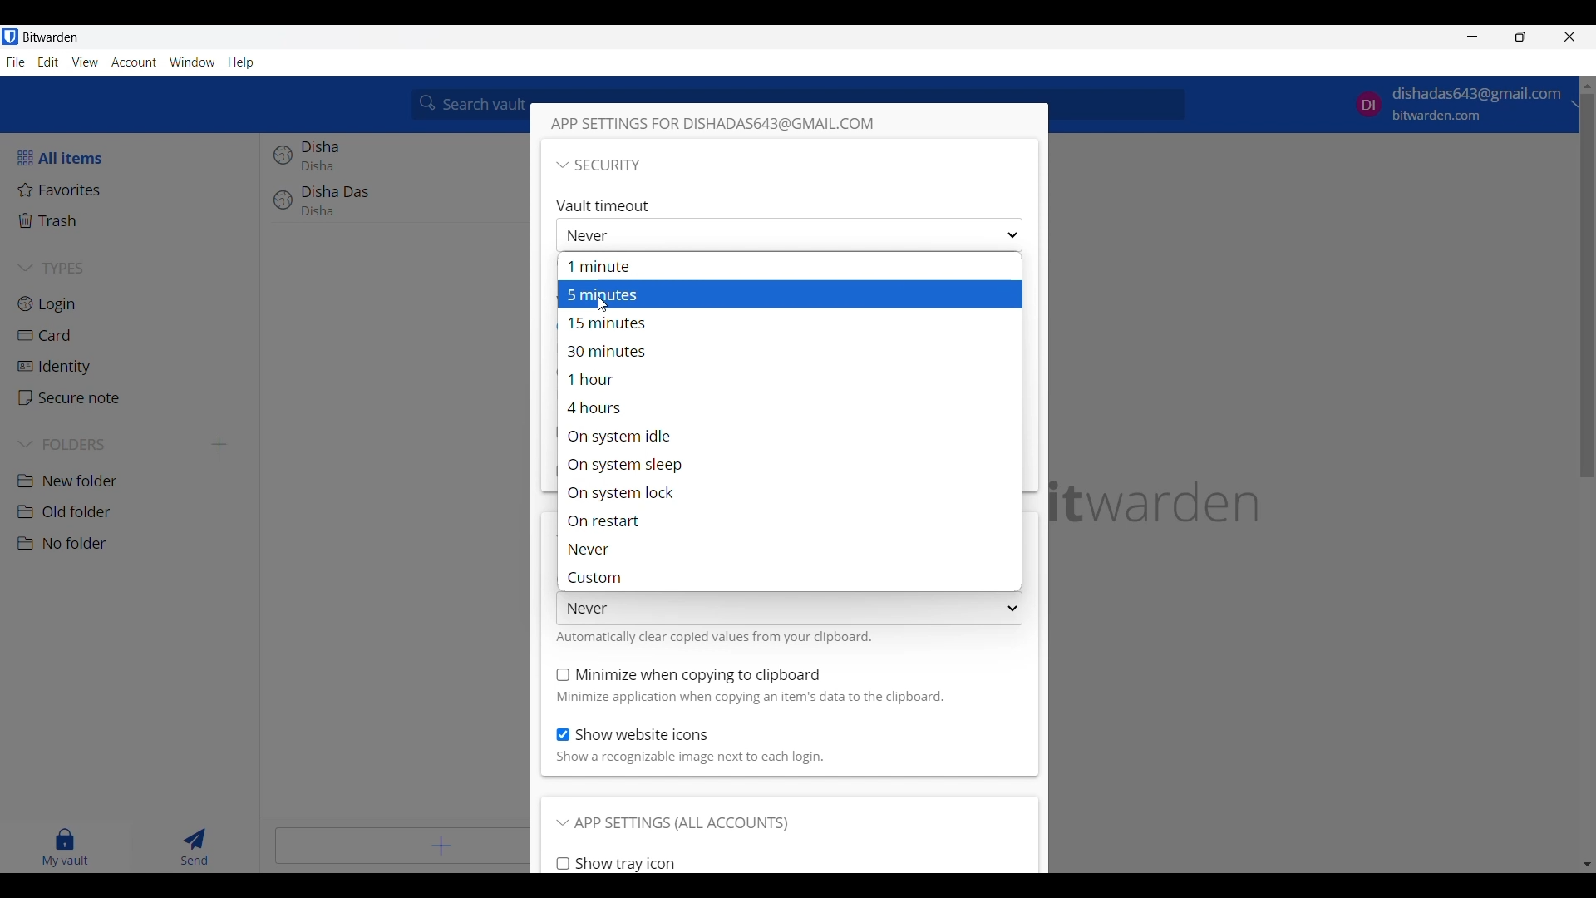 Image resolution: width=1596 pixels, height=898 pixels. Describe the element at coordinates (219, 445) in the screenshot. I see `Add new folder` at that location.